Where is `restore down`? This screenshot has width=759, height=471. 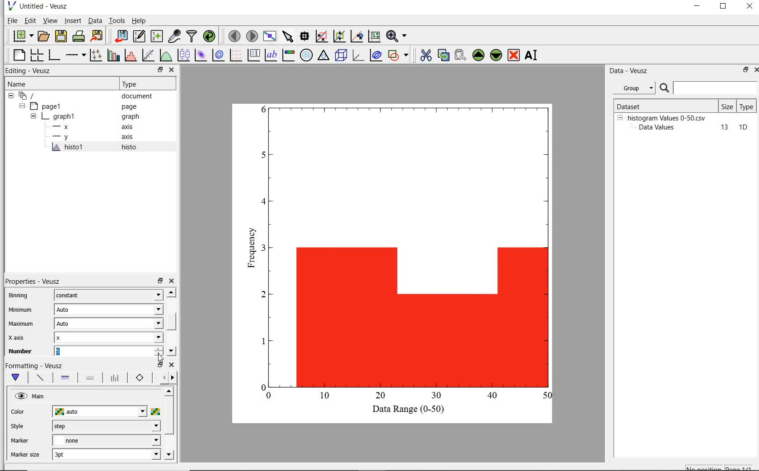 restore down is located at coordinates (743, 70).